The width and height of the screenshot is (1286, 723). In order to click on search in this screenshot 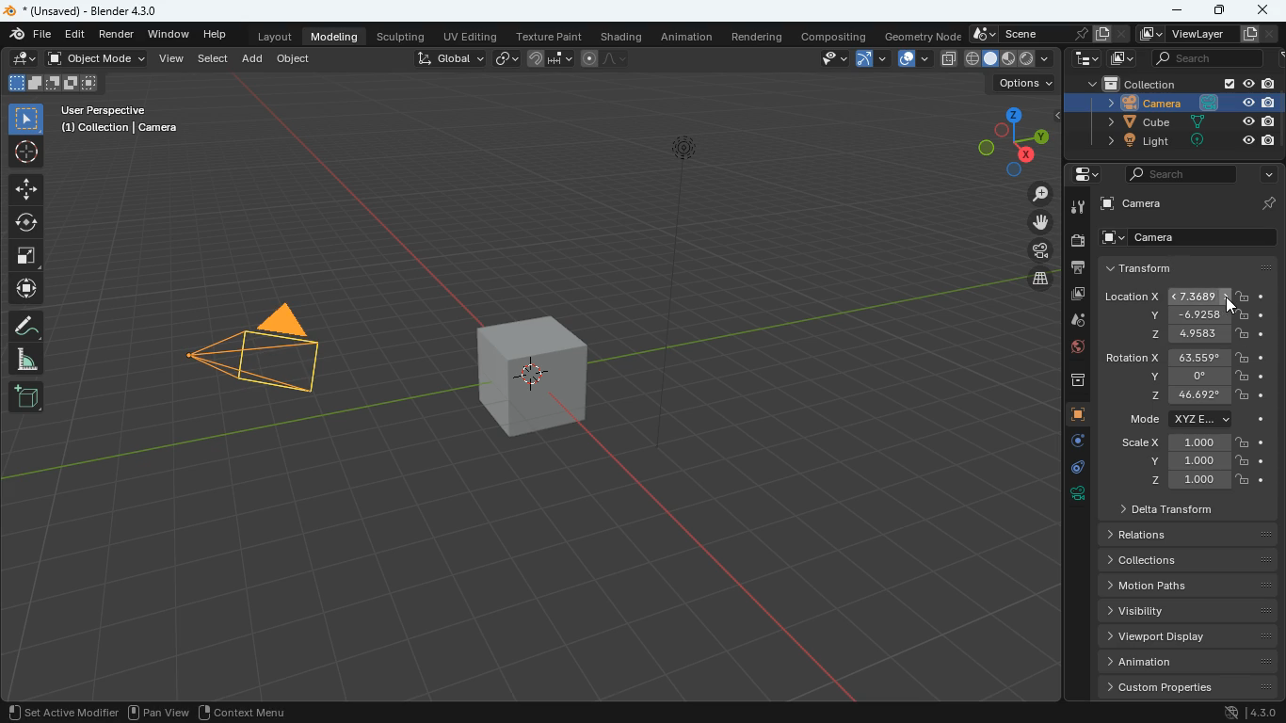, I will do `click(1200, 57)`.